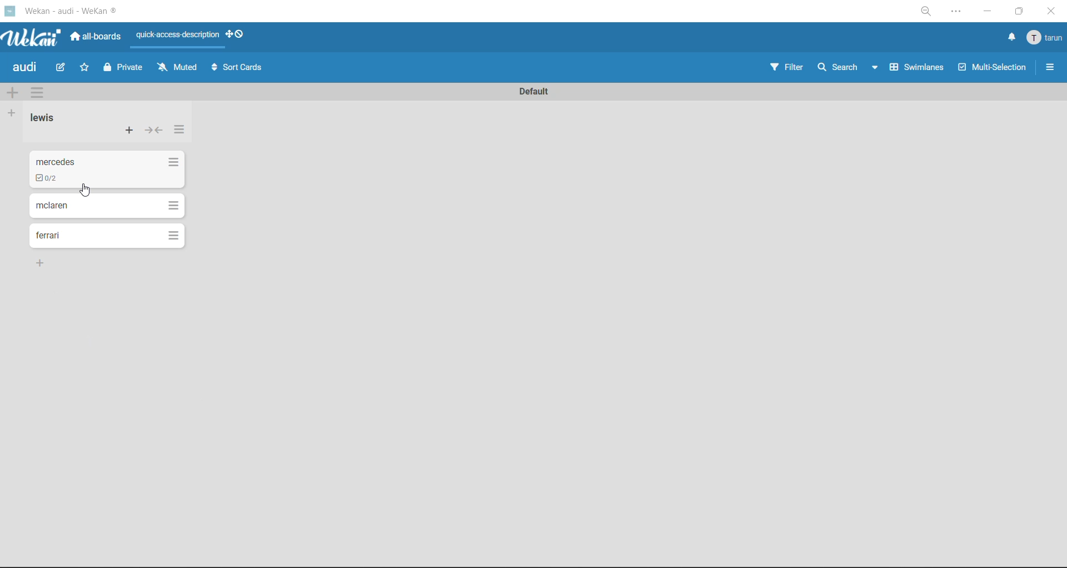 This screenshot has width=1067, height=568. I want to click on muted, so click(177, 67).